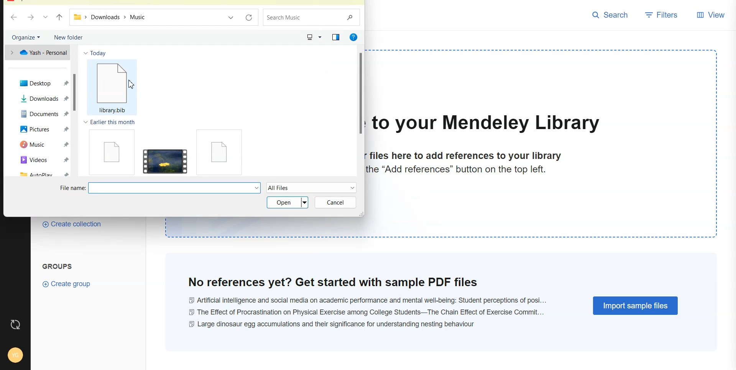 The image size is (736, 370). I want to click on Video File, so click(162, 152).